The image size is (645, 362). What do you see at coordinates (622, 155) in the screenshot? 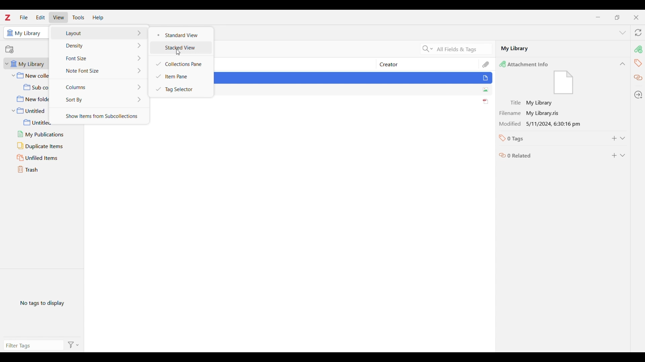
I see `Expand related` at bounding box center [622, 155].